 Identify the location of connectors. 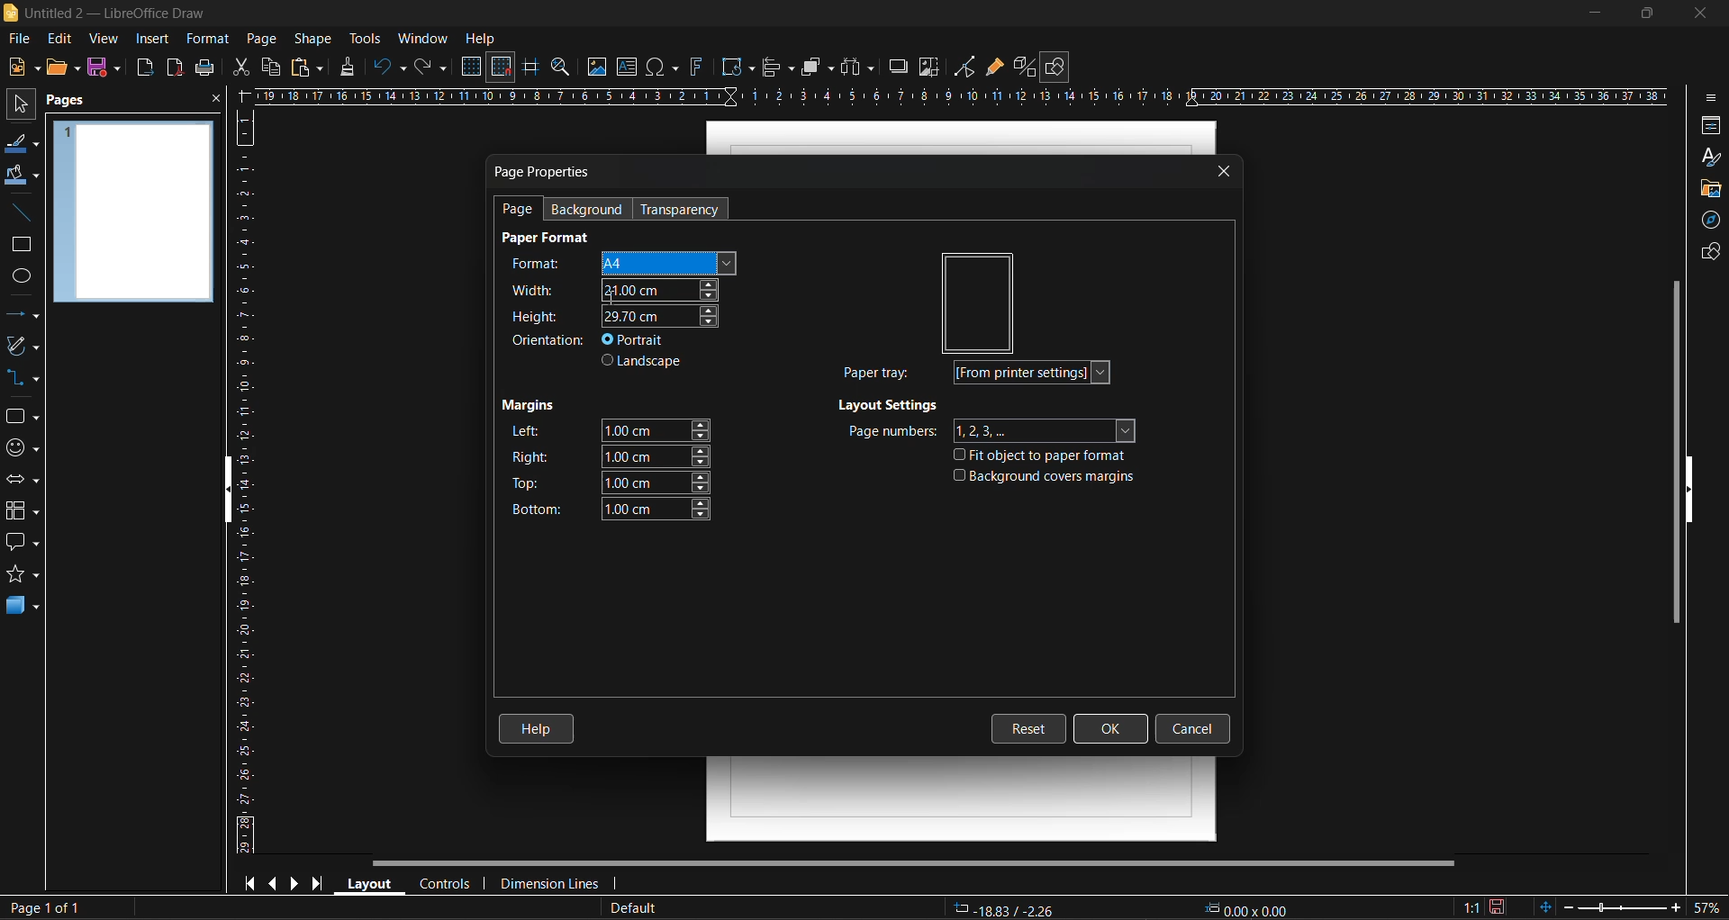
(26, 379).